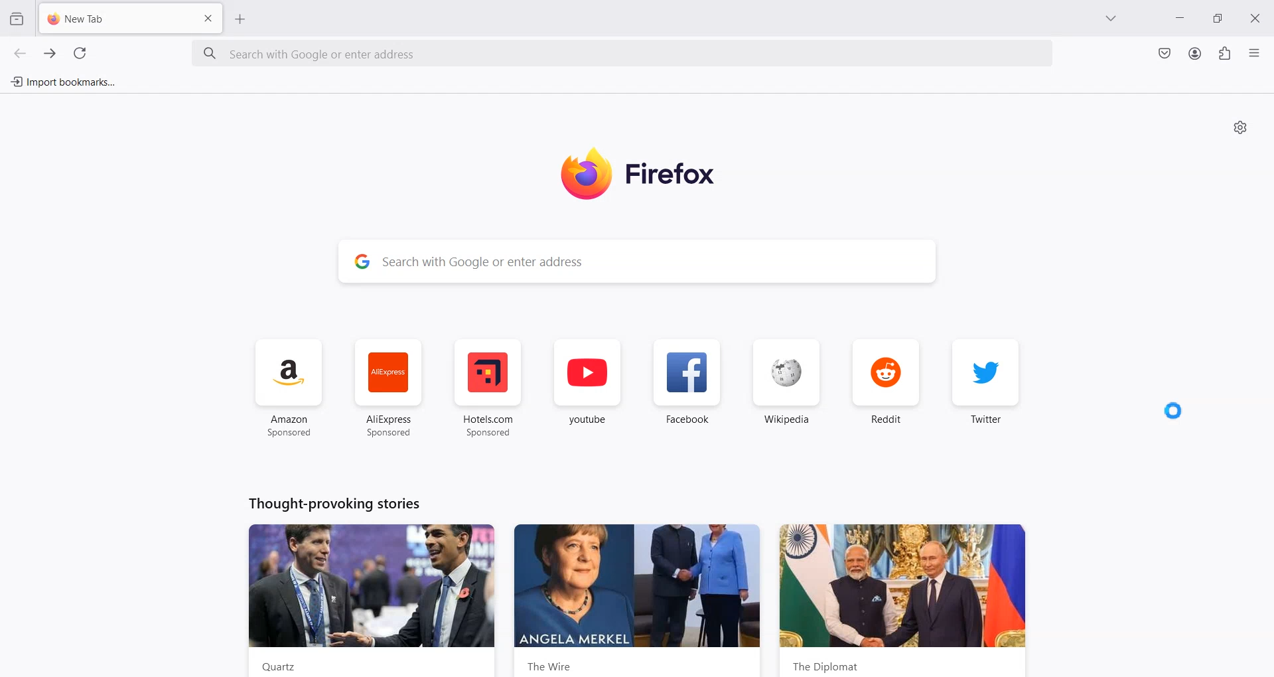  Describe the element at coordinates (1172, 411) in the screenshot. I see `Cursor` at that location.